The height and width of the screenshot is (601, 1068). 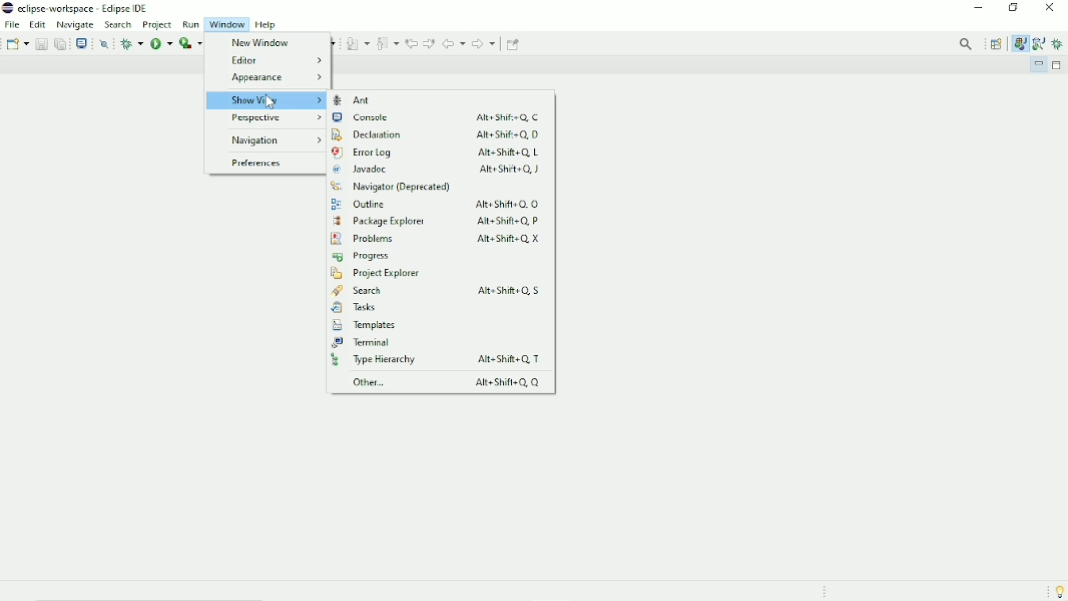 I want to click on Pin Editor, so click(x=514, y=43).